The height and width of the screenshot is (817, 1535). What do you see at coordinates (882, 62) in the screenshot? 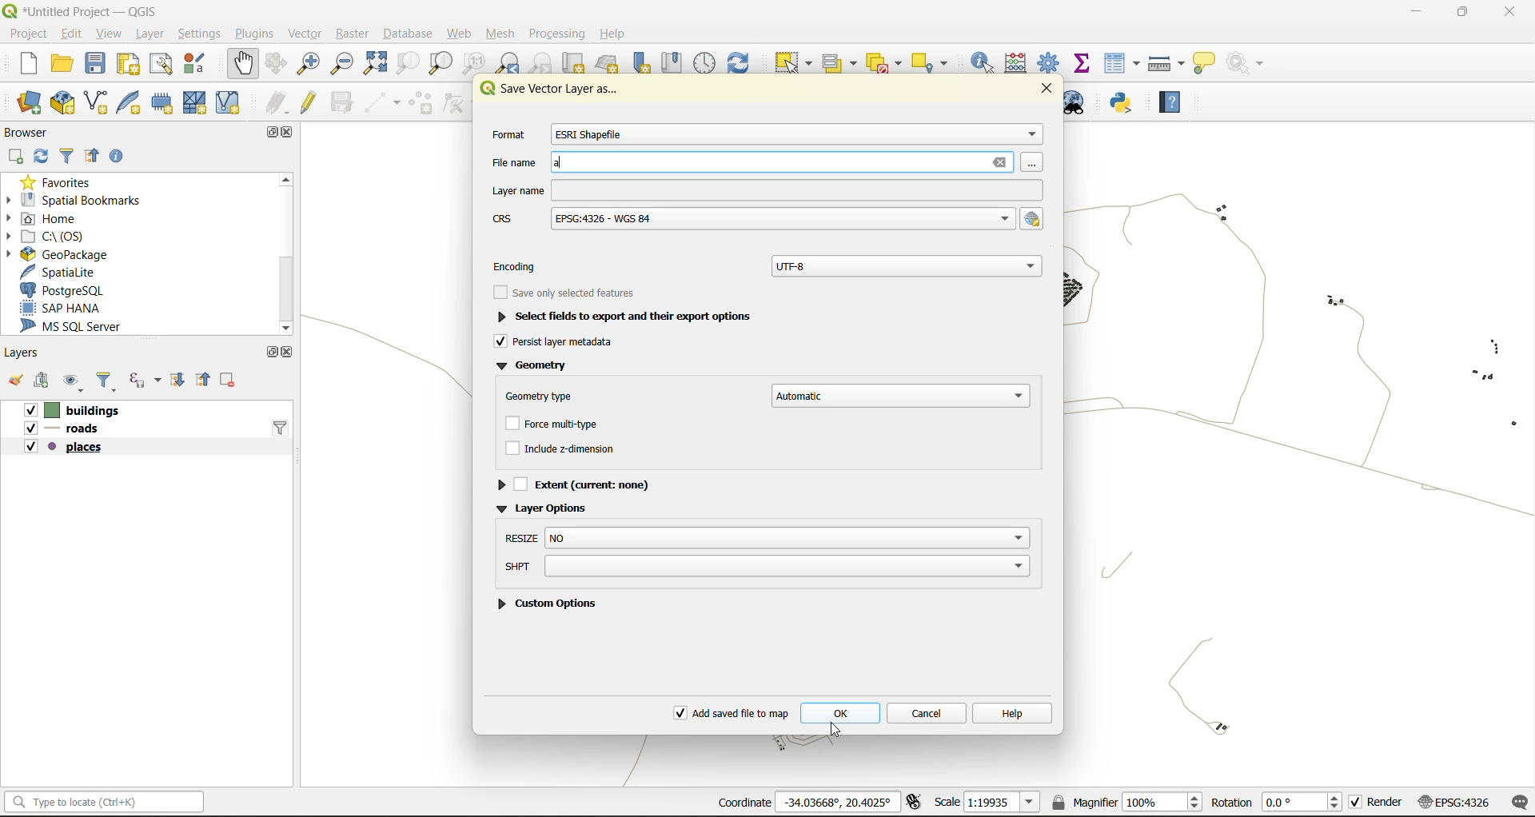
I see `deselect value` at bounding box center [882, 62].